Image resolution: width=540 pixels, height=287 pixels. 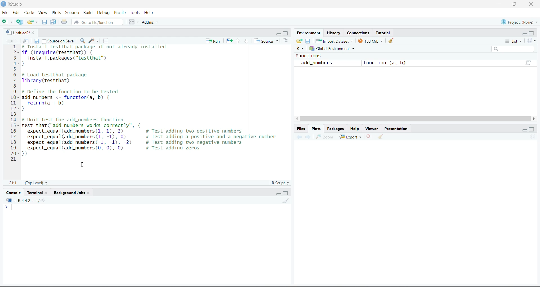 I want to click on Packages, so click(x=335, y=129).